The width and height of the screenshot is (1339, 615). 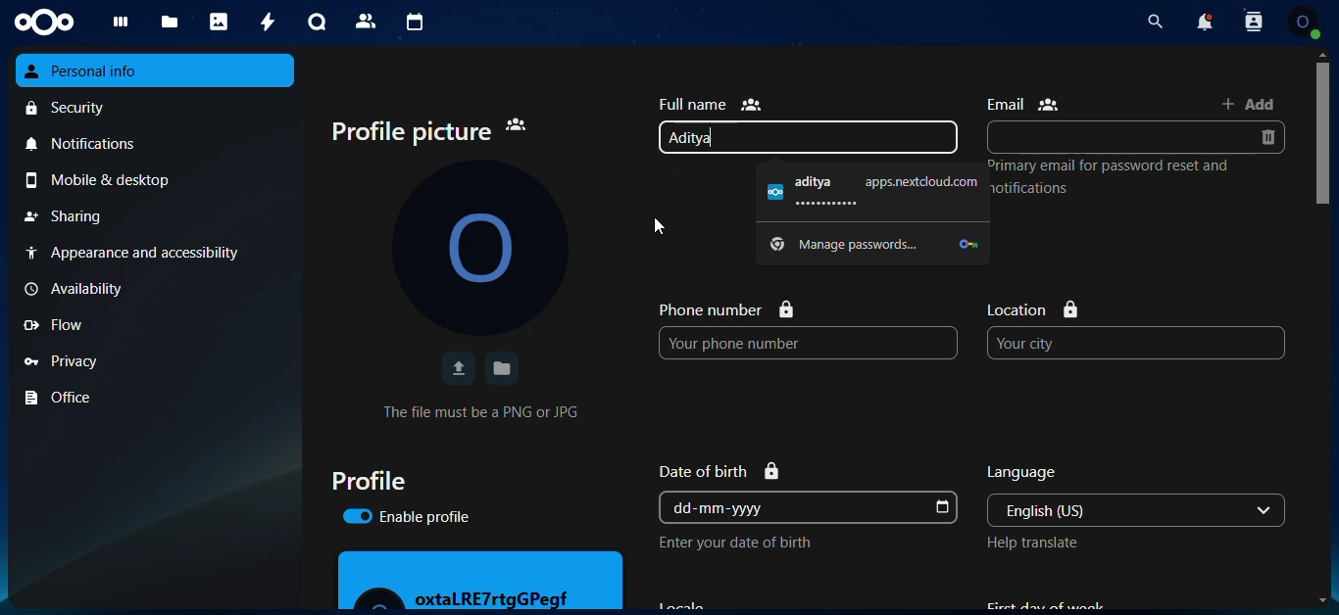 I want to click on Your phone number, so click(x=809, y=343).